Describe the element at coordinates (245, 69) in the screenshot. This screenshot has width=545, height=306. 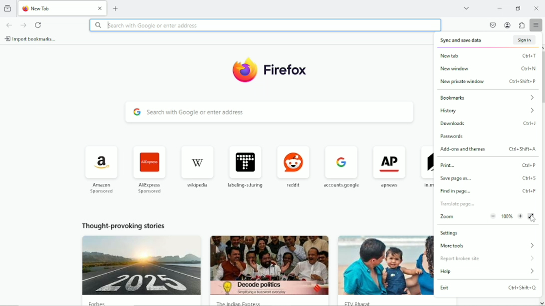
I see `firefox logo` at that location.